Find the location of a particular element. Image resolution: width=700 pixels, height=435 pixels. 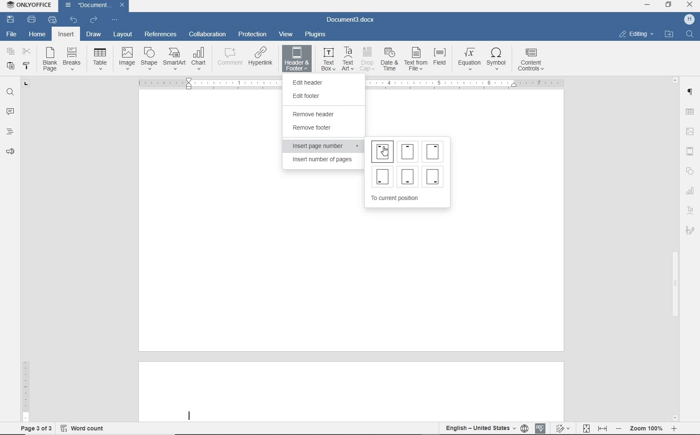

FIND is located at coordinates (690, 35).